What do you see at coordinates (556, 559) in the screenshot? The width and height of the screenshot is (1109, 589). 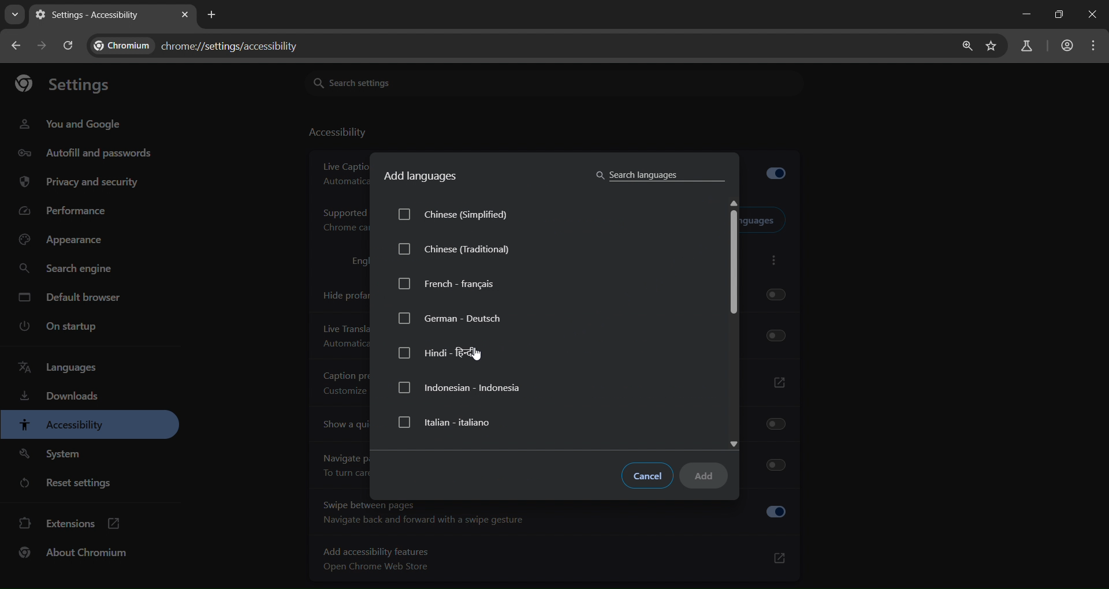 I see `Add accessibility features @
Open Chrome Web Store` at bounding box center [556, 559].